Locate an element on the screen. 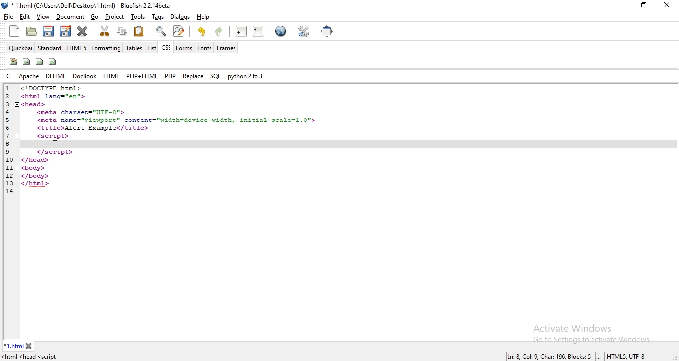 The height and width of the screenshot is (361, 679). view in browser is located at coordinates (281, 32).